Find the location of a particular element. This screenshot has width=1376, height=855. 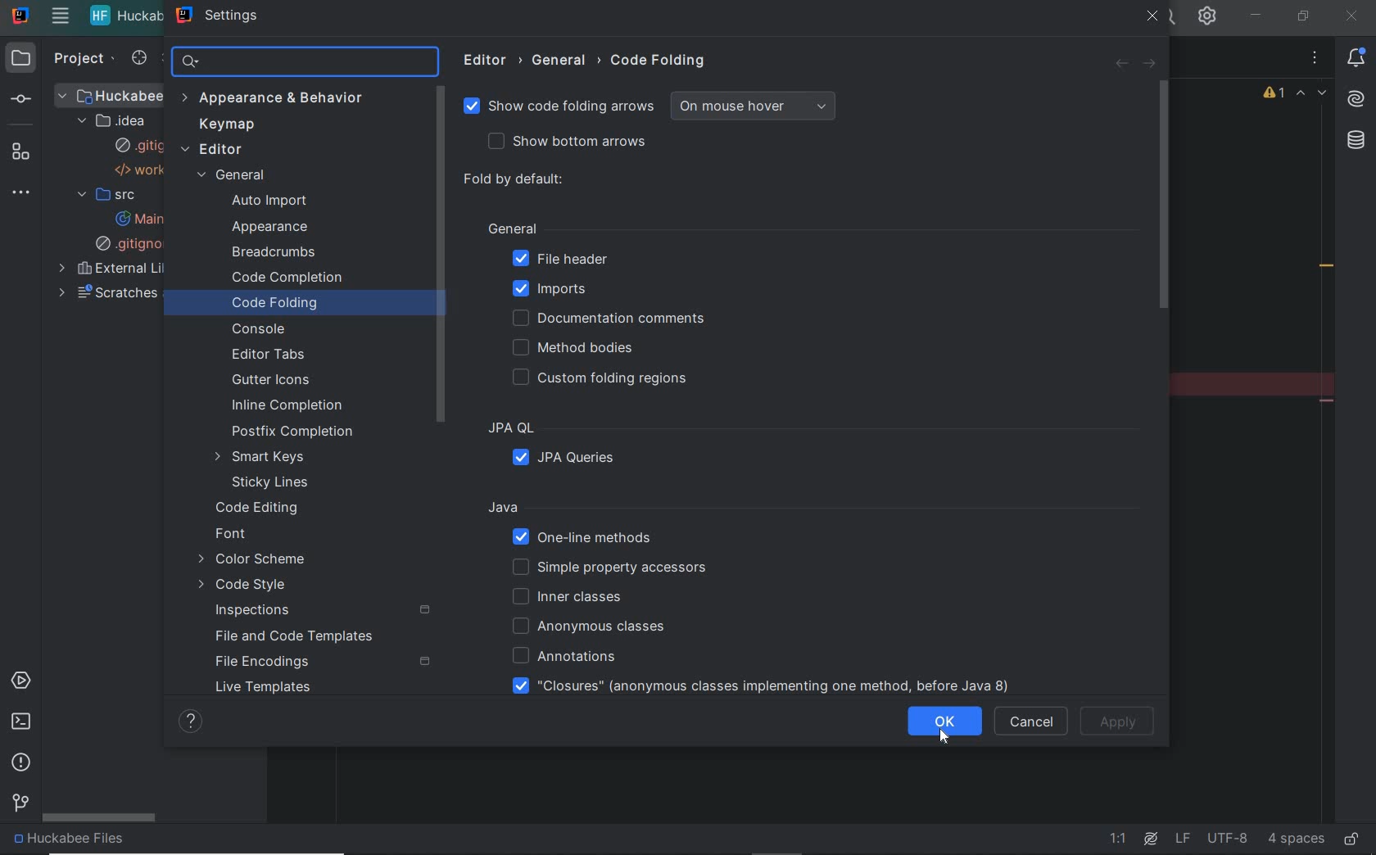

services is located at coordinates (25, 681).